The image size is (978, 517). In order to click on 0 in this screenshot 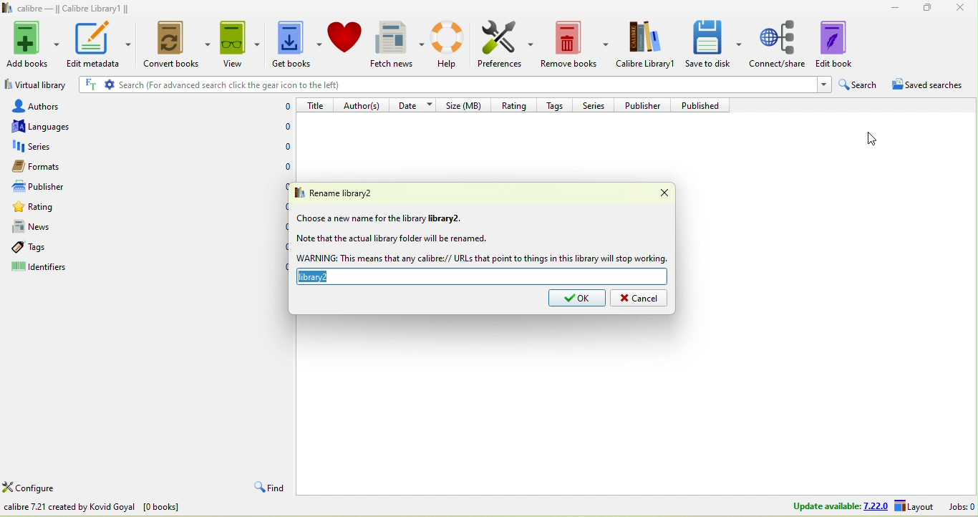, I will do `click(287, 147)`.